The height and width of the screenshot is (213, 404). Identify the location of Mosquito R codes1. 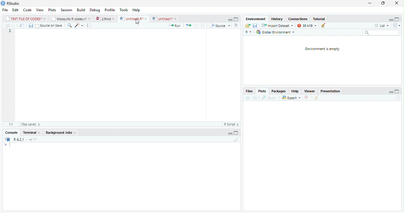
(71, 19).